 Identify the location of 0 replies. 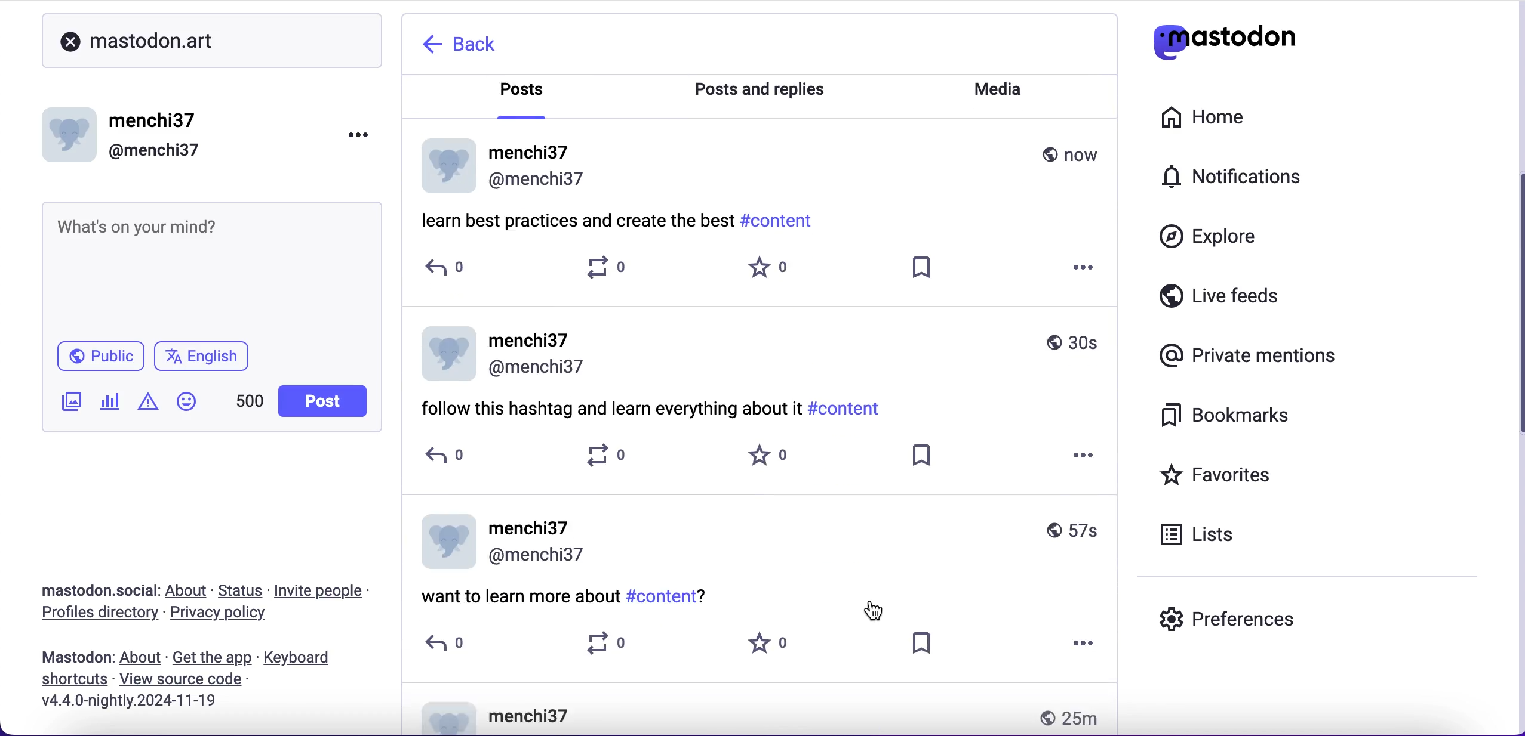
(469, 457).